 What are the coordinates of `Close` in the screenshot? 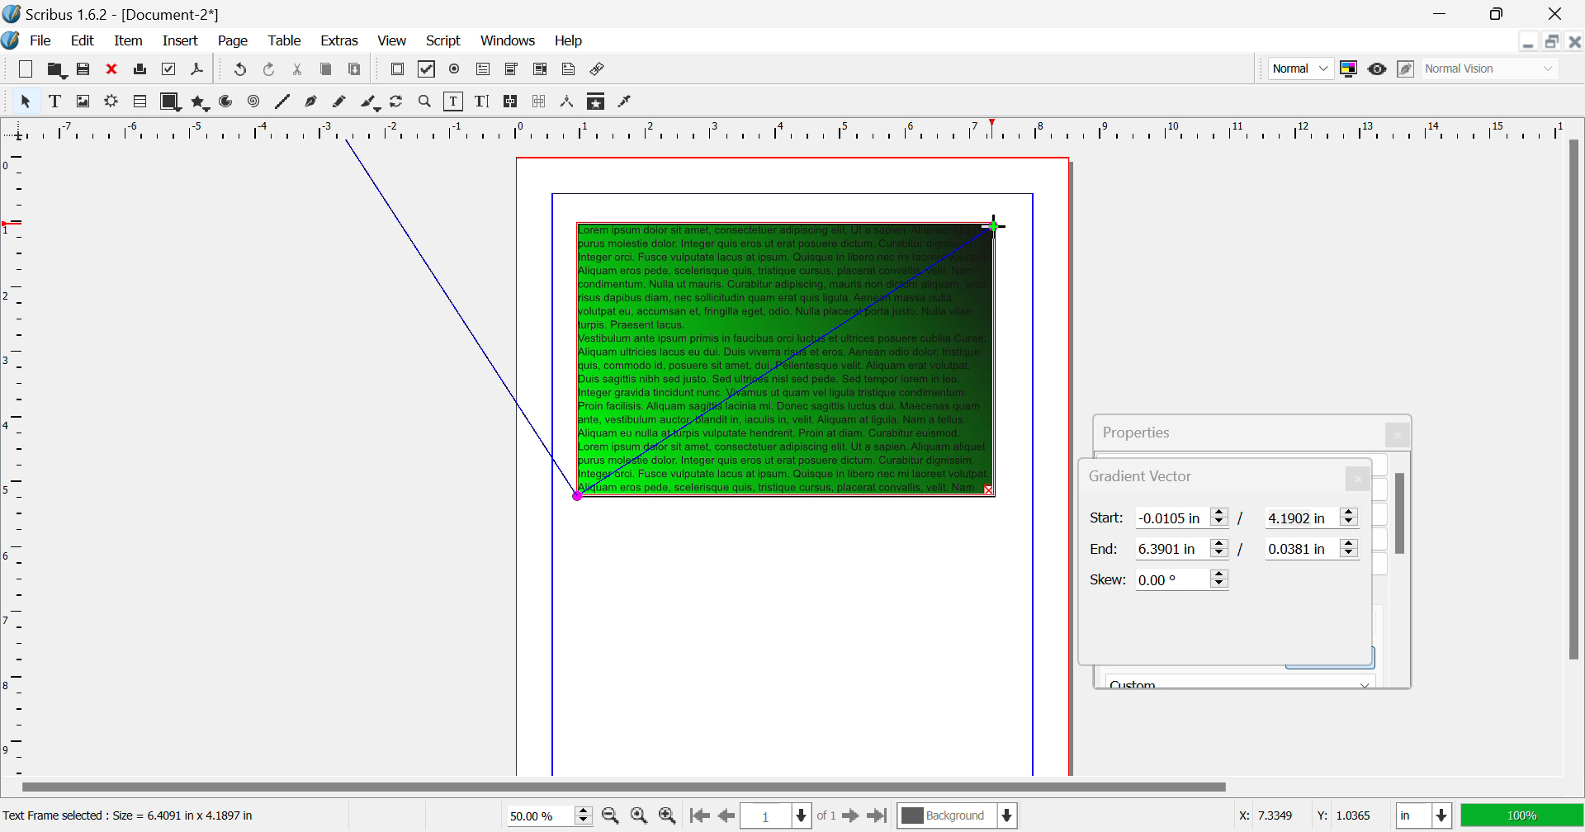 It's located at (1559, 13).